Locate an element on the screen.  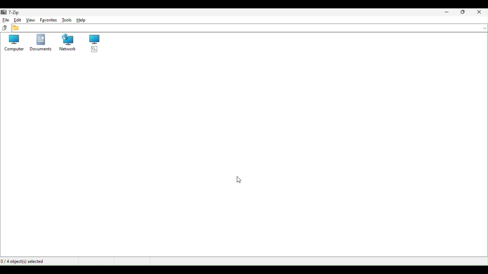
Documents is located at coordinates (40, 42).